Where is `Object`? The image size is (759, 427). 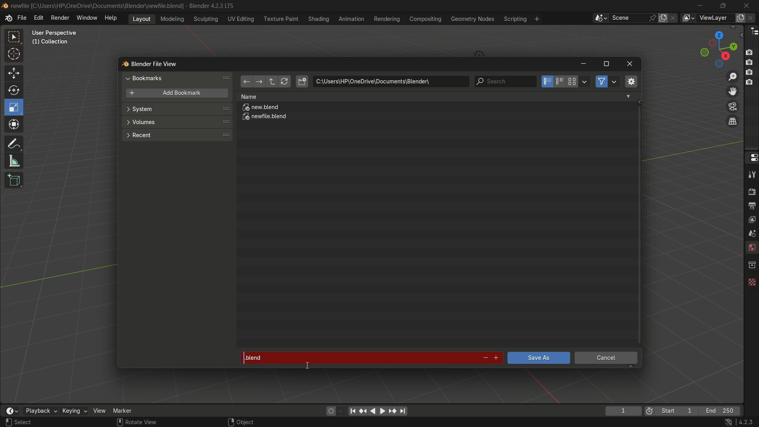 Object is located at coordinates (250, 420).